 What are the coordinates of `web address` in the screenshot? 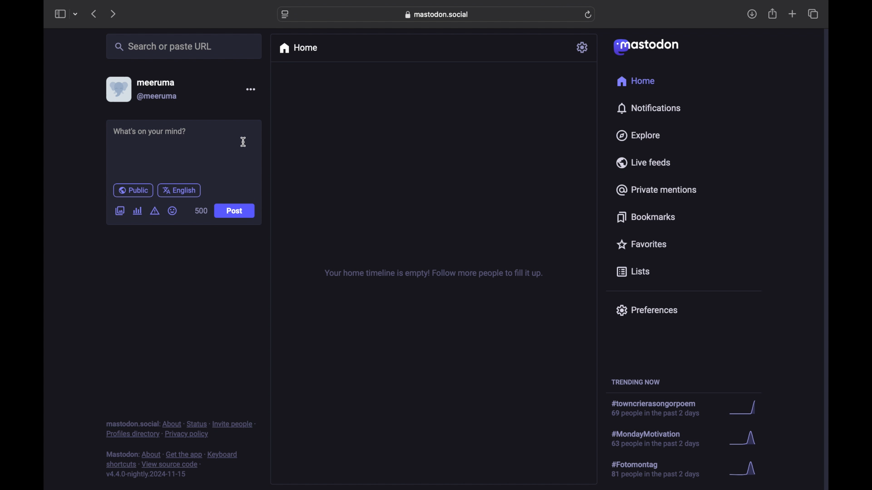 It's located at (439, 14).